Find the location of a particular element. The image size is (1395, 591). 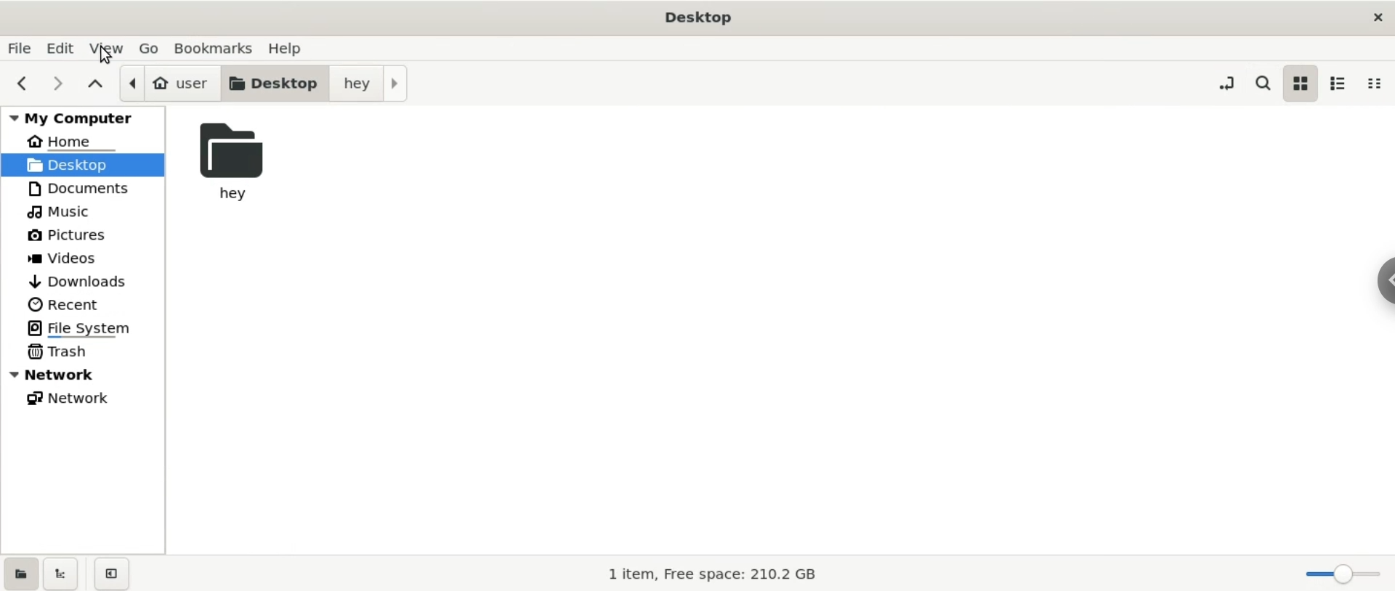

next is located at coordinates (59, 82).